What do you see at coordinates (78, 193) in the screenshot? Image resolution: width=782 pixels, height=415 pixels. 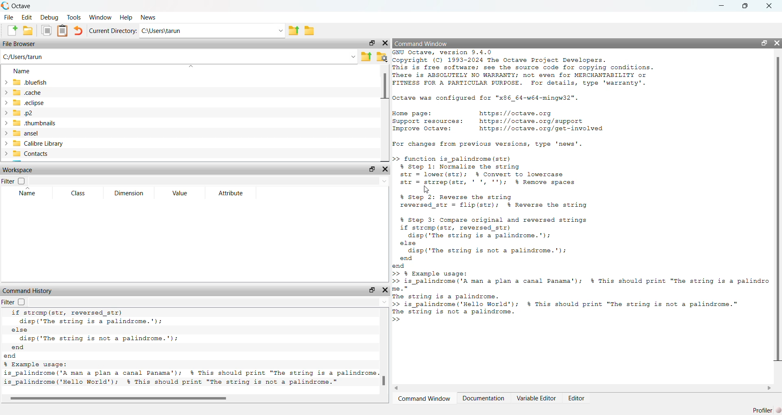 I see `class` at bounding box center [78, 193].